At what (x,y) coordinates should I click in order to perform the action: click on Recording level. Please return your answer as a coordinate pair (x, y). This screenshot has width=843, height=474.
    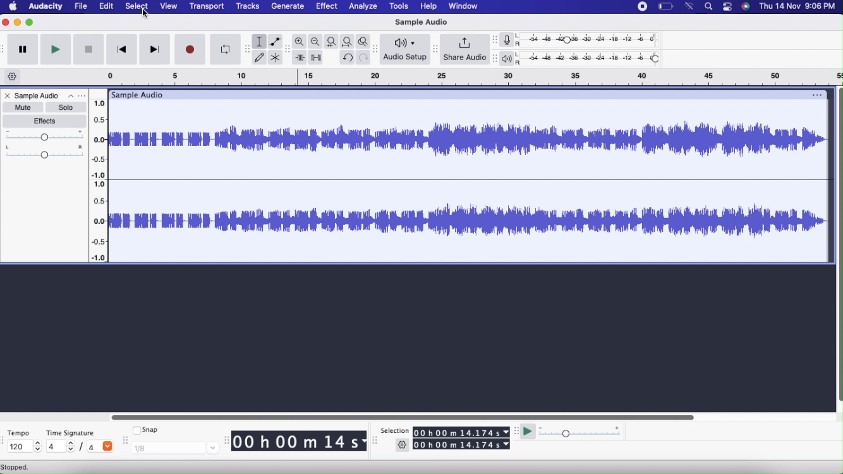
    Looking at the image, I should click on (591, 39).